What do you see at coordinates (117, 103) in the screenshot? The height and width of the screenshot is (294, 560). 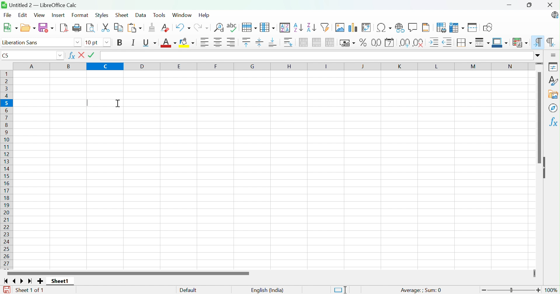 I see `Cursor` at bounding box center [117, 103].